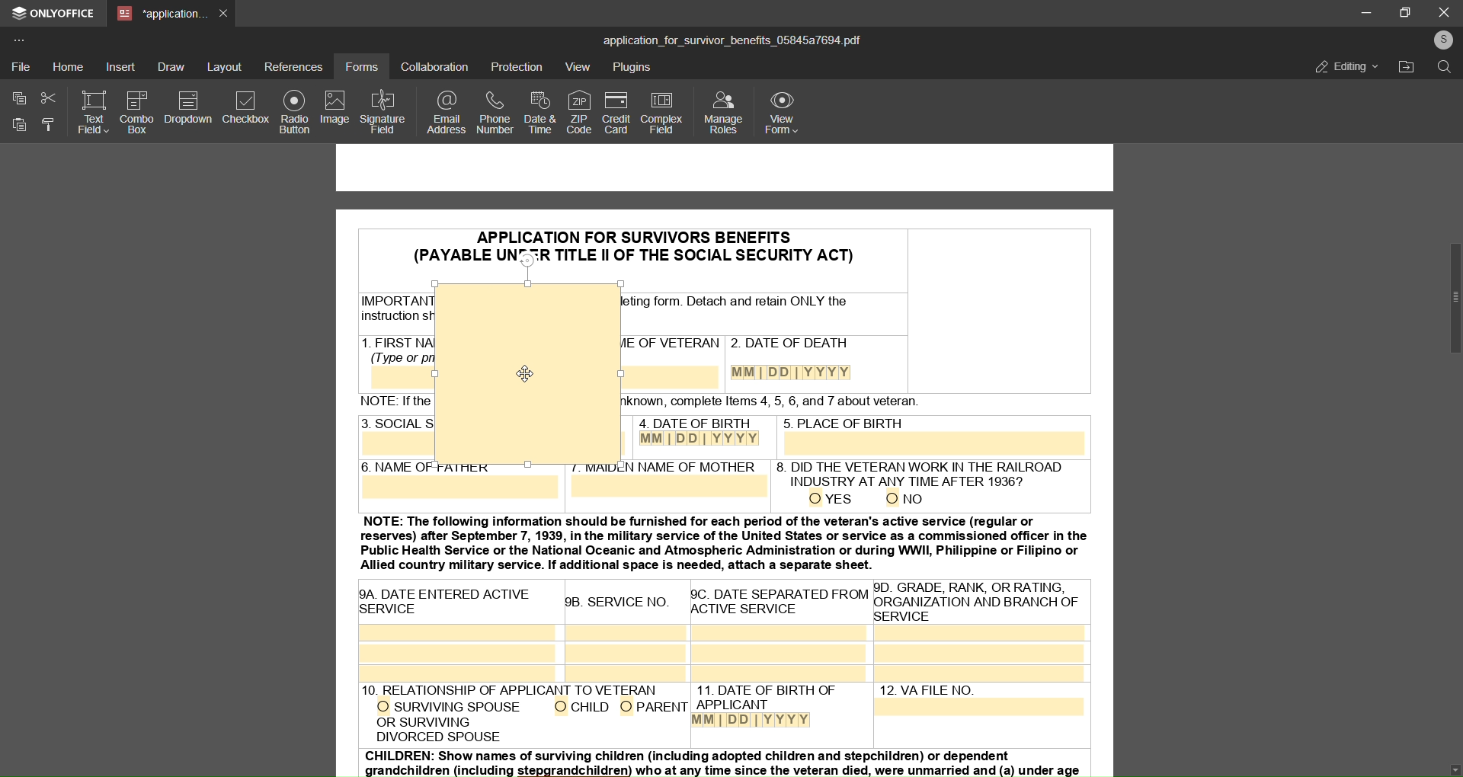 This screenshot has height=777, width=1463. Describe the element at coordinates (660, 114) in the screenshot. I see `complex field` at that location.